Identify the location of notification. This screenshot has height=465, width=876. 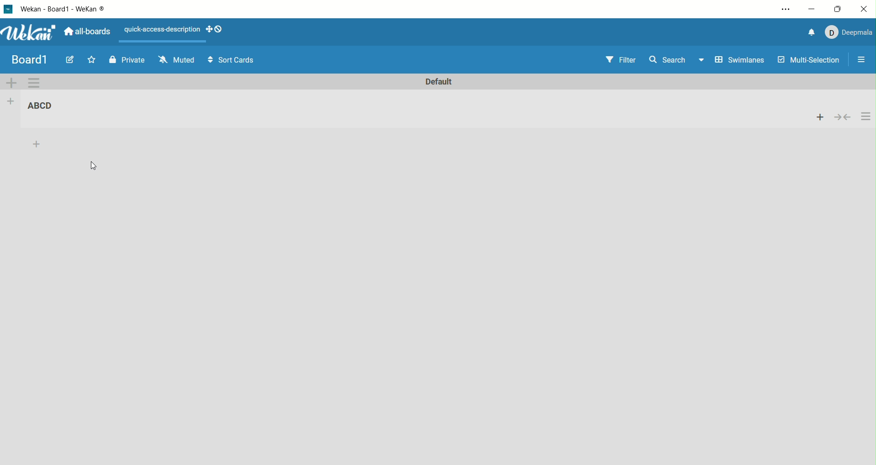
(812, 32).